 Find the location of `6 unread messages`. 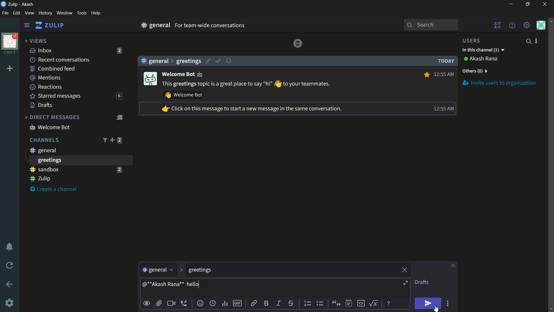

6 unread messages is located at coordinates (119, 96).